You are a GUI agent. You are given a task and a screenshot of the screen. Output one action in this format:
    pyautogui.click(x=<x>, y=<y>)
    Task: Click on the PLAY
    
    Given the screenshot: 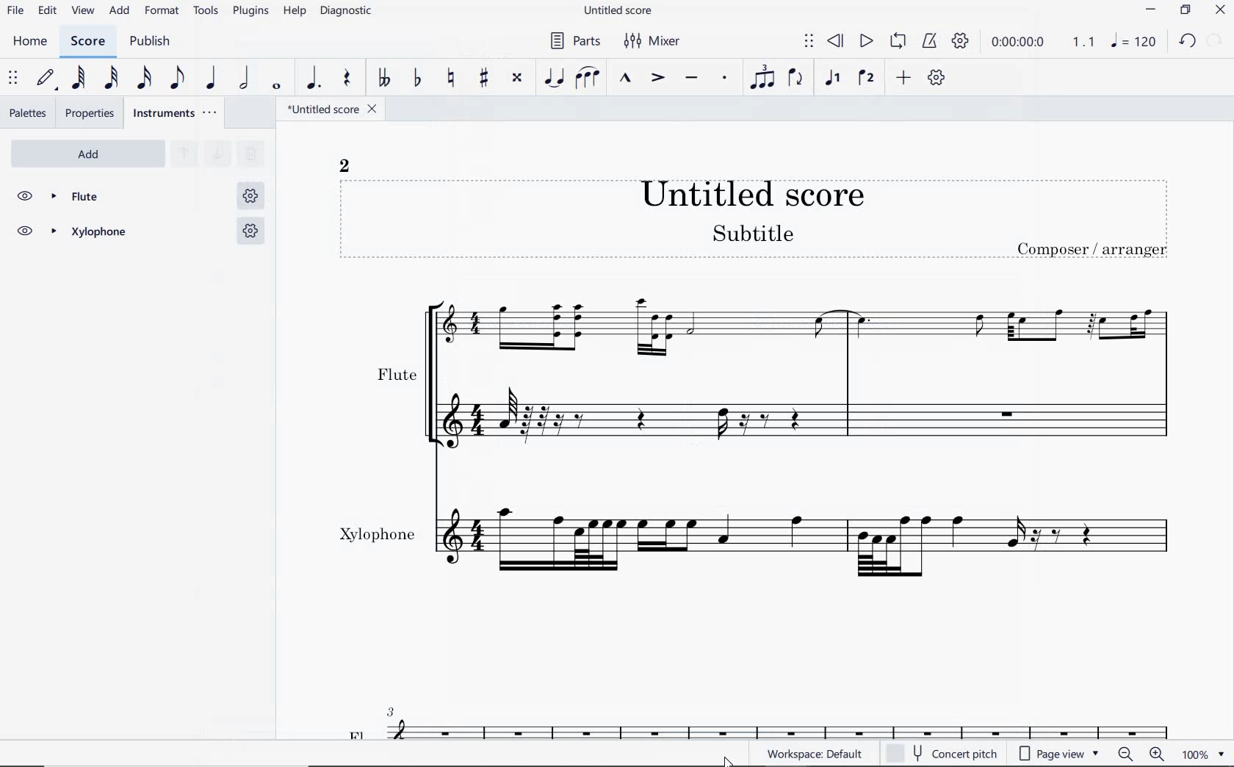 What is the action you would take?
    pyautogui.click(x=865, y=42)
    